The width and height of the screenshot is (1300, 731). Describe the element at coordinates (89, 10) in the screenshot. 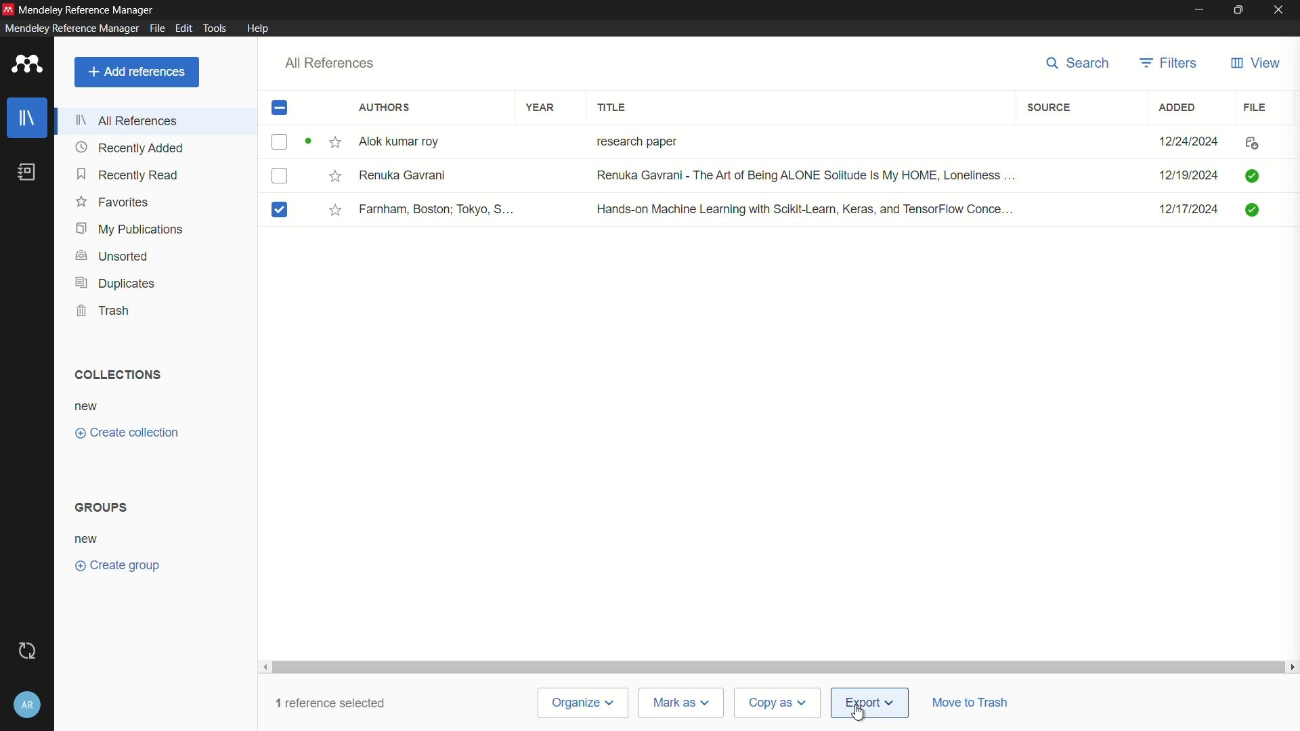

I see `Mendeley Reference Manager` at that location.